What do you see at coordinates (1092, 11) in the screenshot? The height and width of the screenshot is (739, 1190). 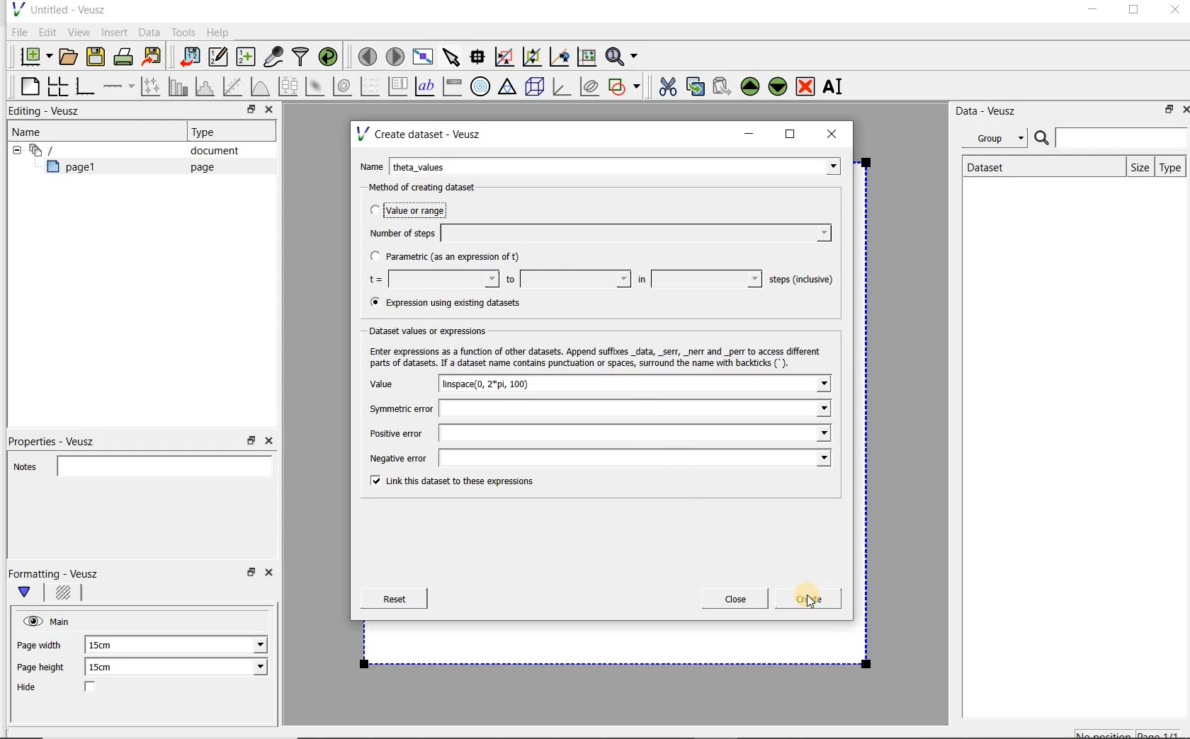 I see `minimize` at bounding box center [1092, 11].